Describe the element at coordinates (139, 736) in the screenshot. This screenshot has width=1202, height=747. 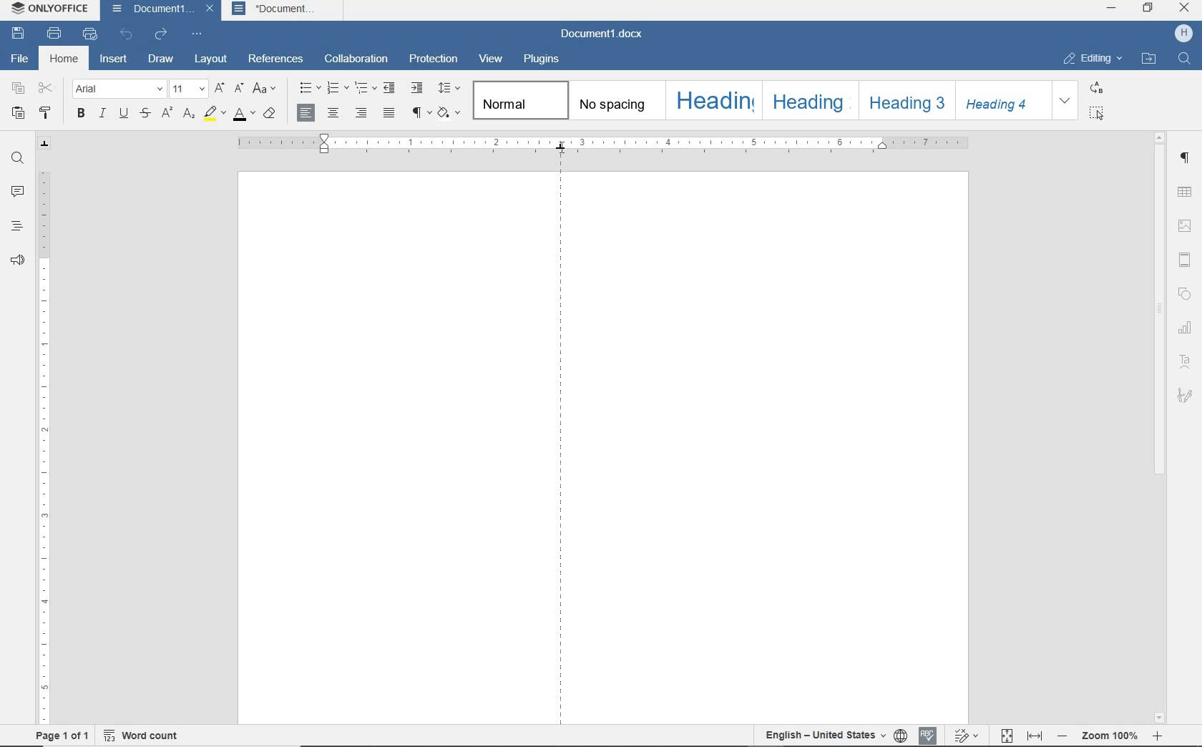
I see `WORD COUNT` at that location.